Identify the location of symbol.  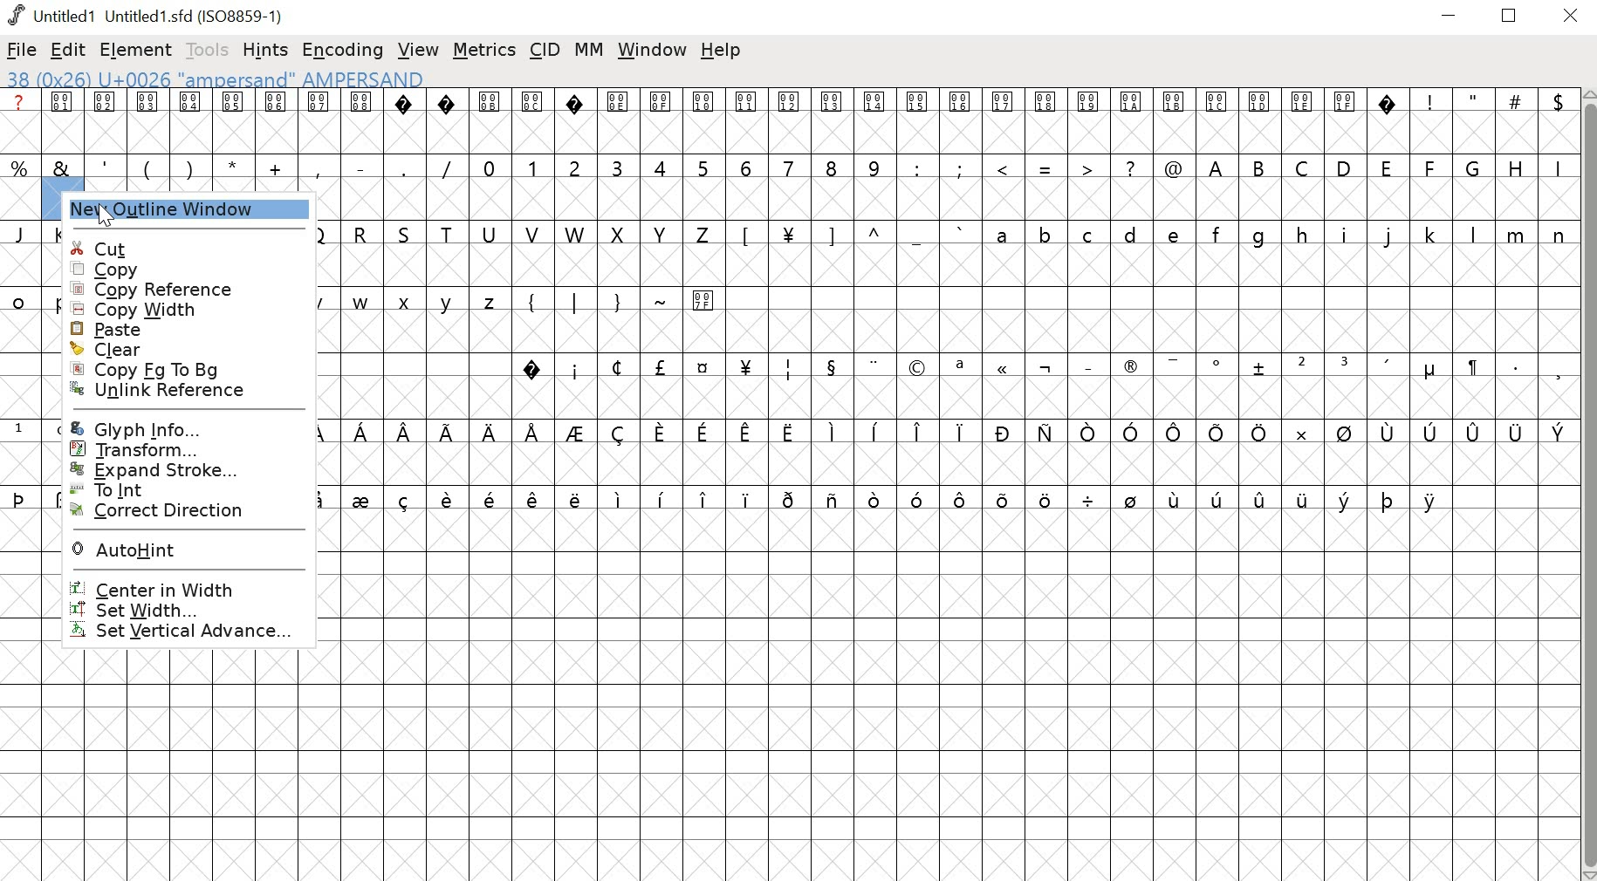
(1219, 433).